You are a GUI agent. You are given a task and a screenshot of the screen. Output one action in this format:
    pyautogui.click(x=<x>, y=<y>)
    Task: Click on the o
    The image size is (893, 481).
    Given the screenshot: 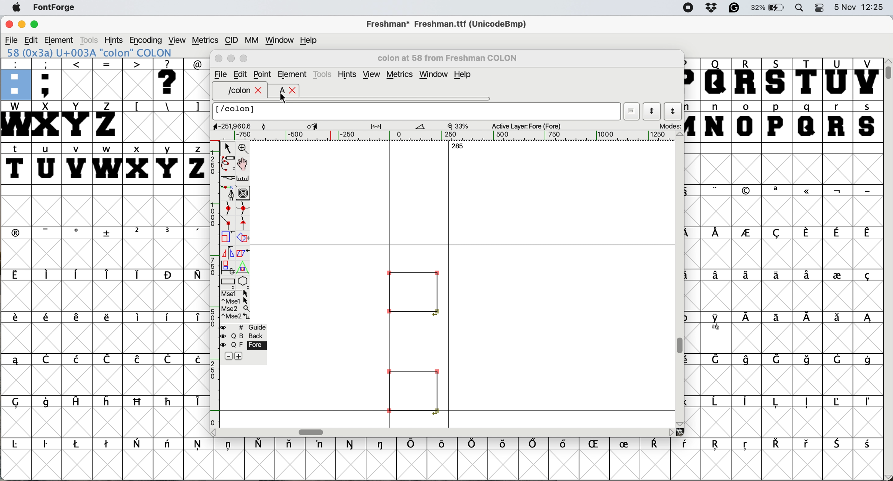 What is the action you would take?
    pyautogui.click(x=746, y=121)
    